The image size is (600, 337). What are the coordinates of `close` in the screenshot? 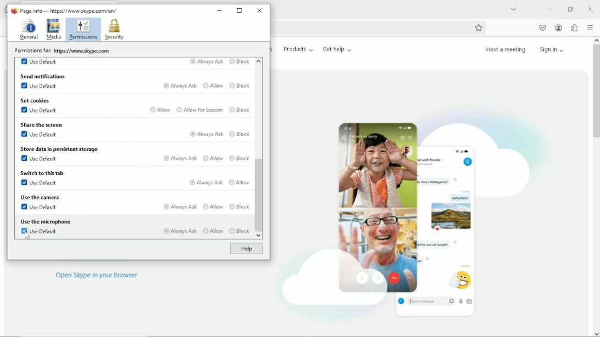 It's located at (591, 9).